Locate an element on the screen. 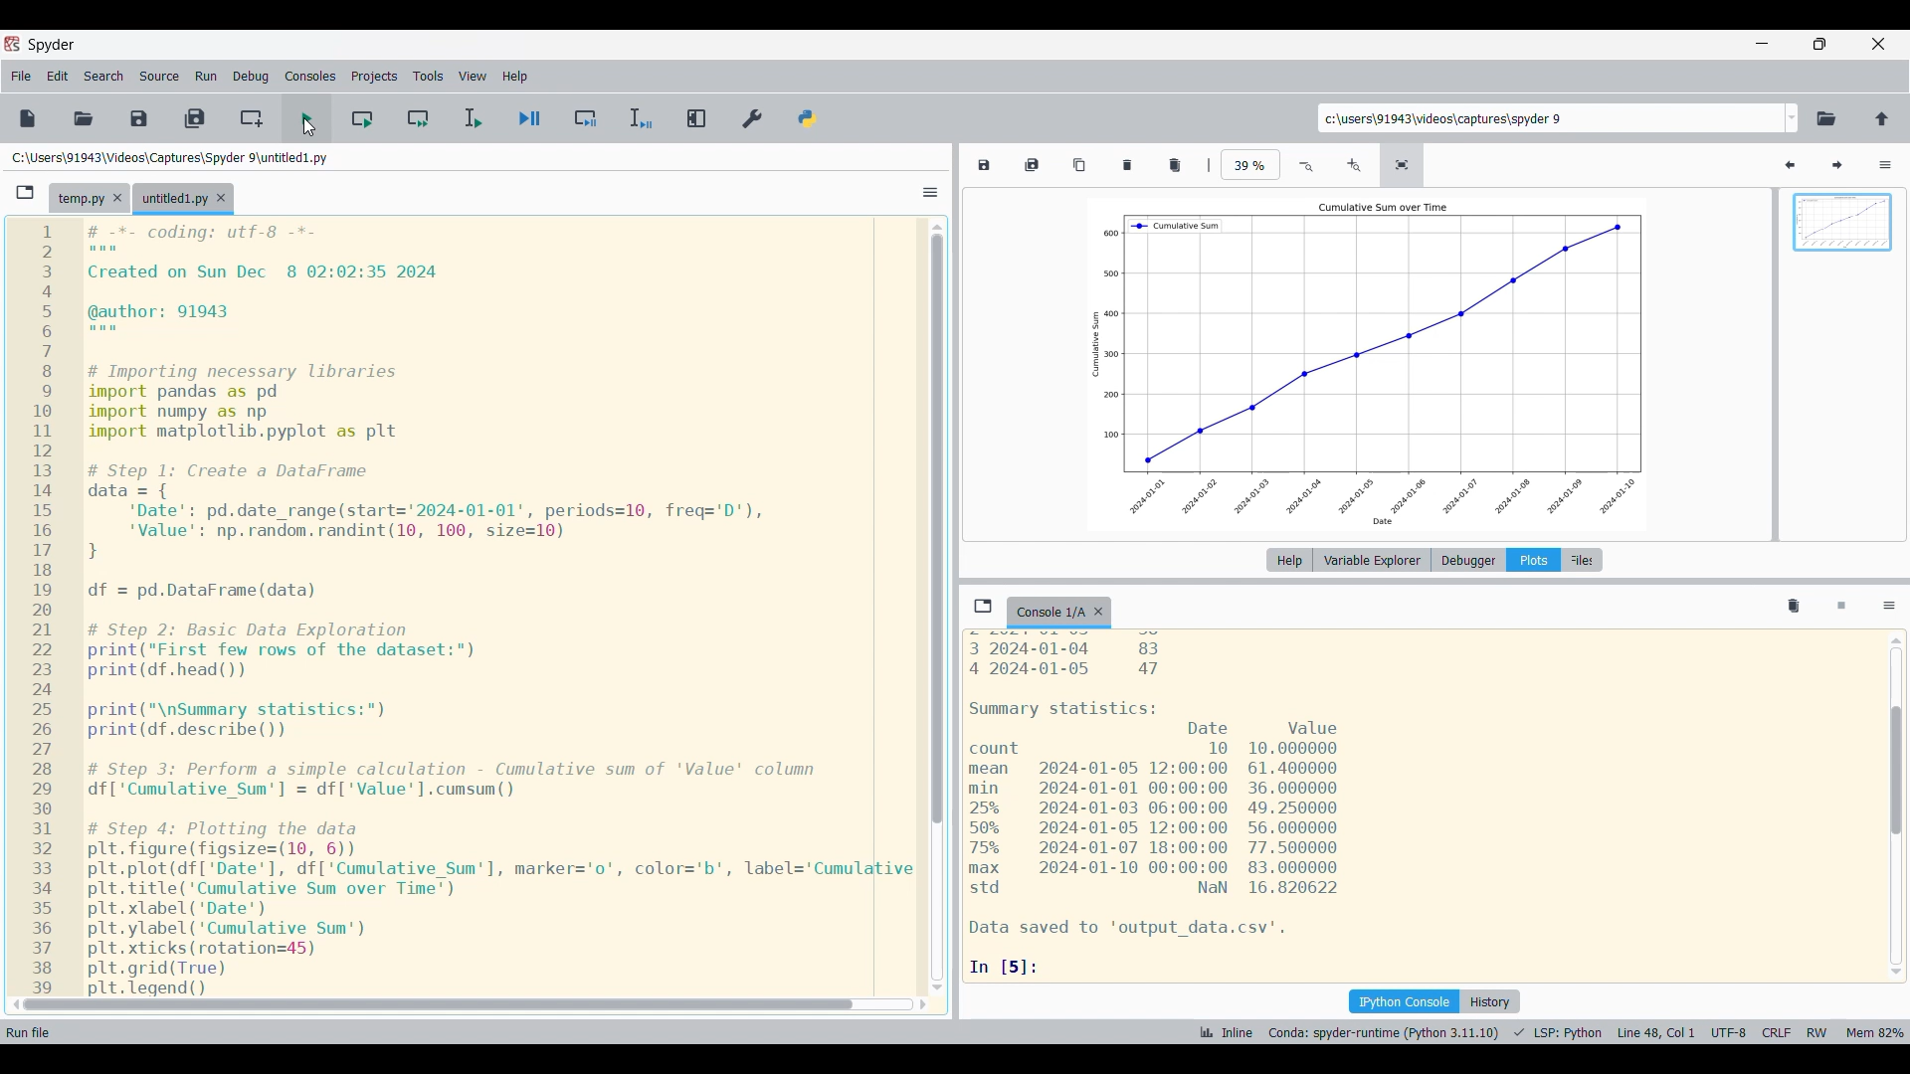 This screenshot has width=1910, height=1074. File menu is located at coordinates (22, 77).